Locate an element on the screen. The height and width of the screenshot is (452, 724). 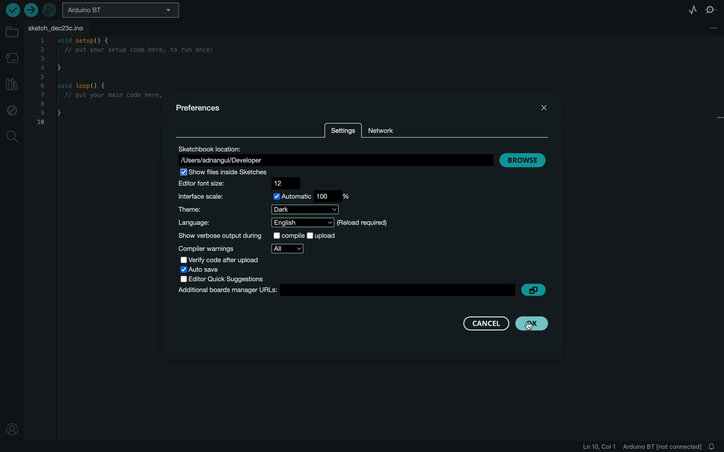
board manager is located at coordinates (13, 57).